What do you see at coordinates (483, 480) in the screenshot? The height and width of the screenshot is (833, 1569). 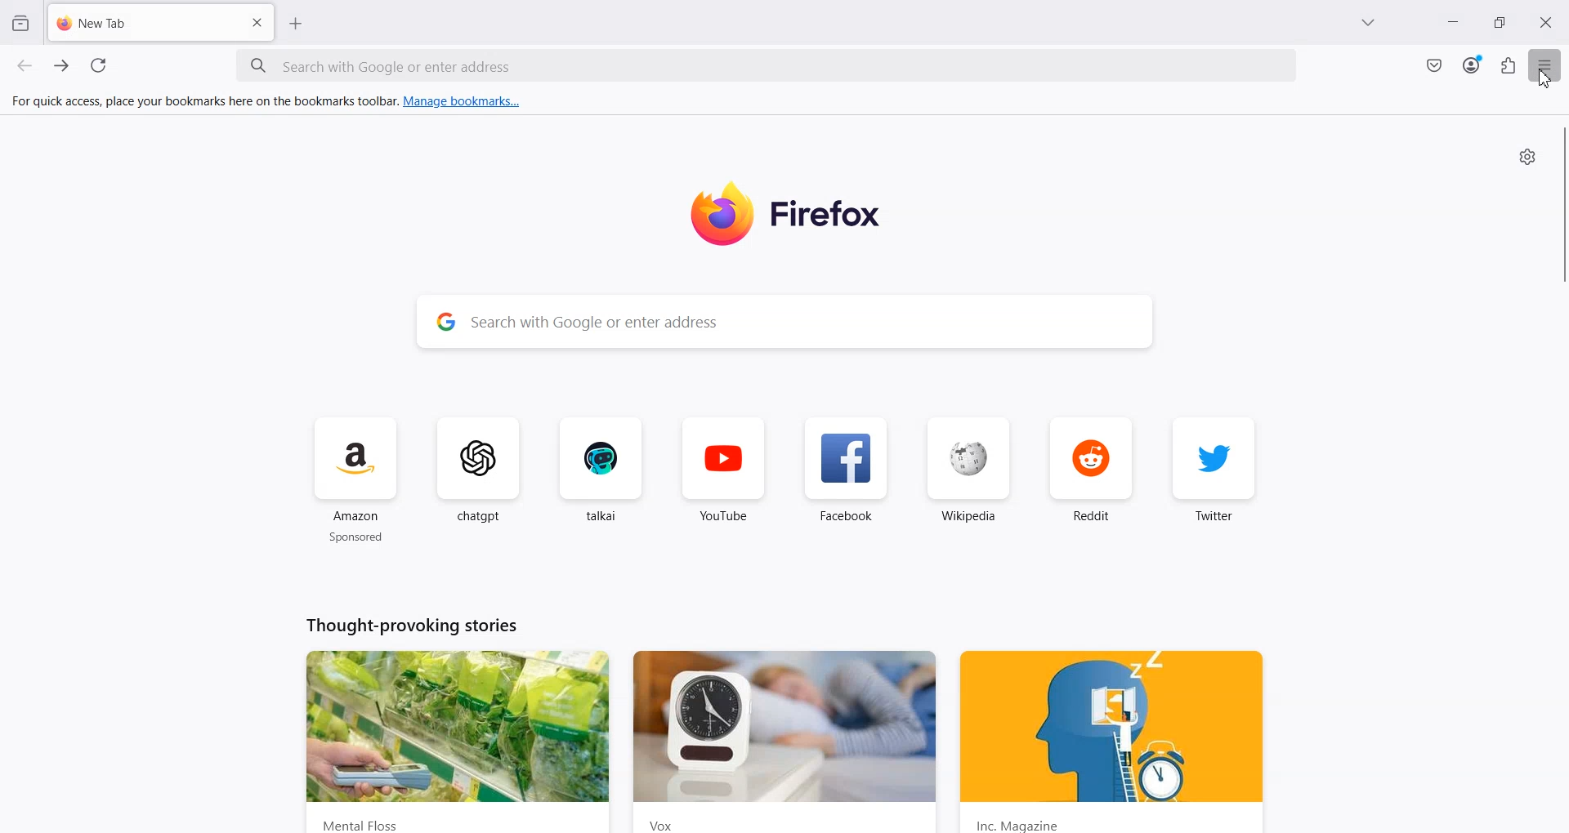 I see `ChatGPT` at bounding box center [483, 480].